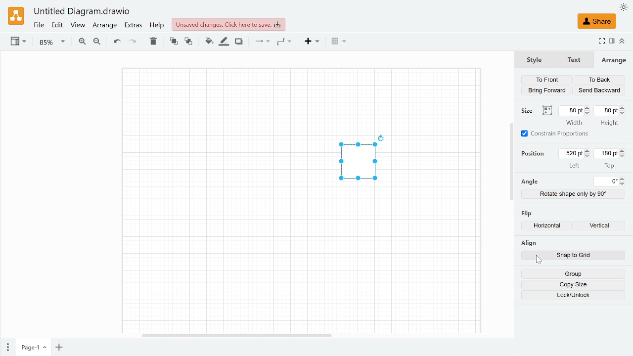  I want to click on Fill color, so click(209, 42).